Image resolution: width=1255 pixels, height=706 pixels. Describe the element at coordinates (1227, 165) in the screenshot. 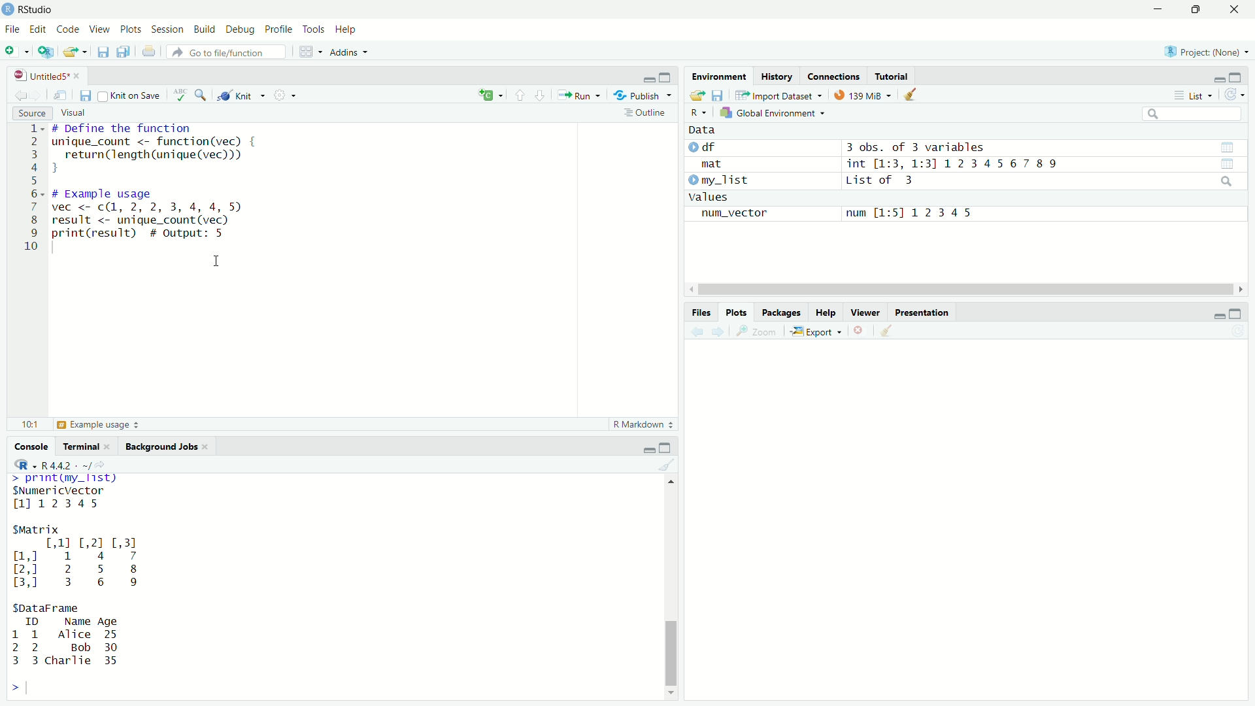

I see `view data` at that location.